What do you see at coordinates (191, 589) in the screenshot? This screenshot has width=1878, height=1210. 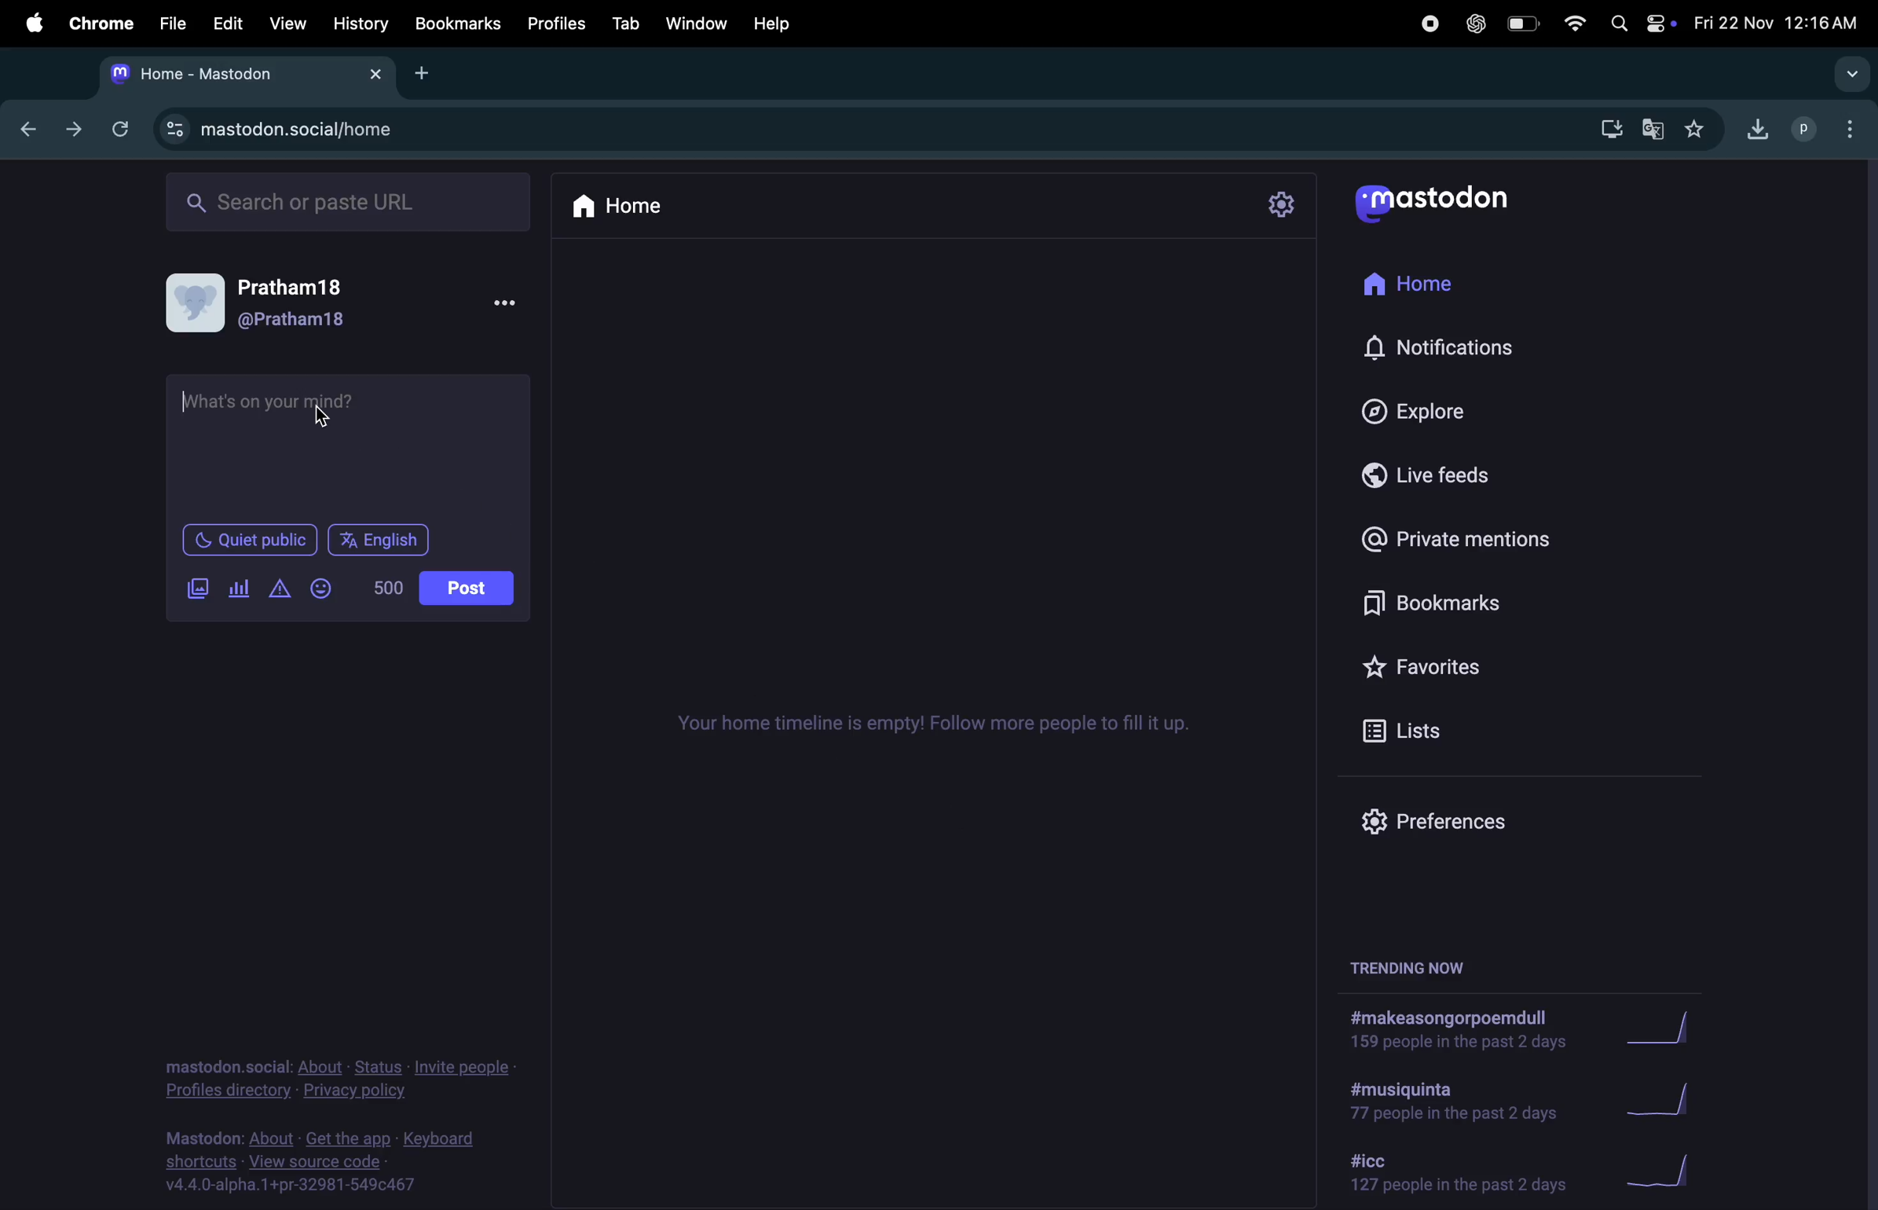 I see `add image` at bounding box center [191, 589].